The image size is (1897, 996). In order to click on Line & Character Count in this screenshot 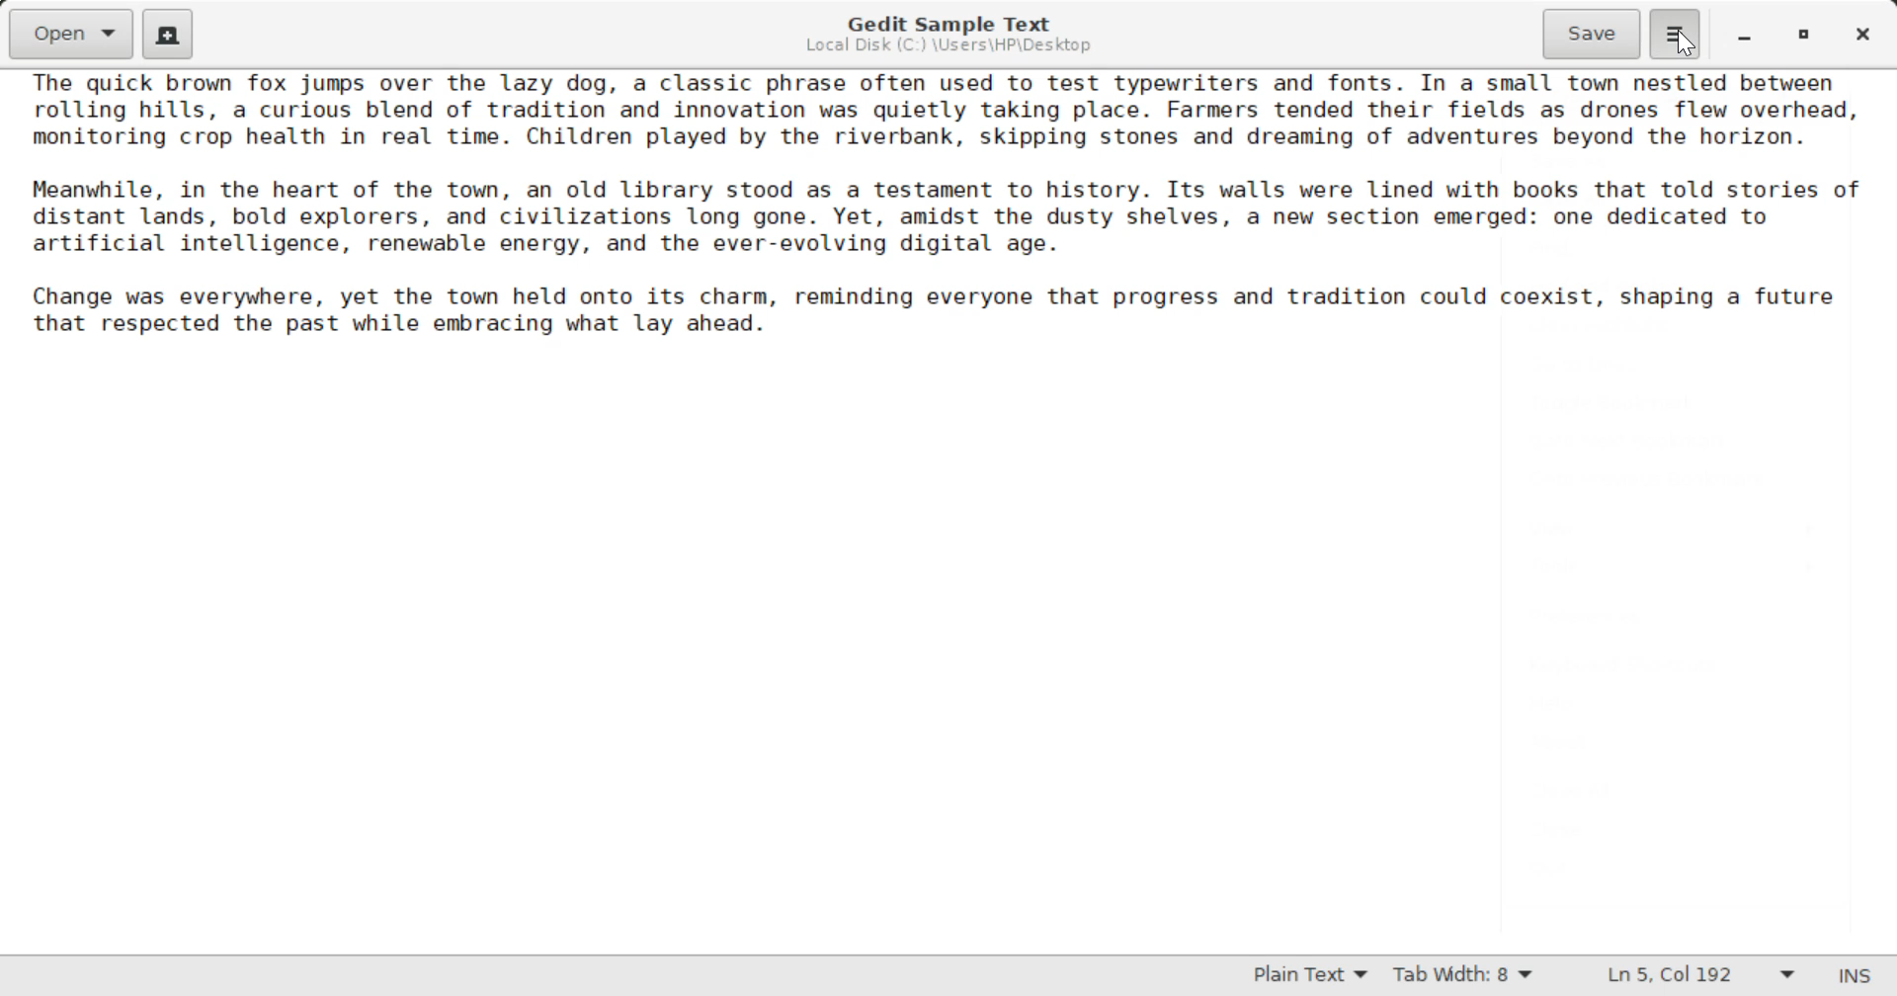, I will do `click(1691, 977)`.